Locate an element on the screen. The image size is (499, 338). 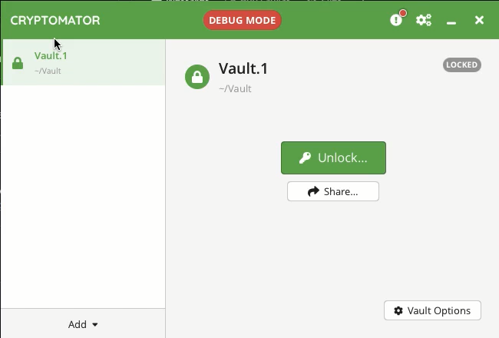
more info is located at coordinates (399, 18).